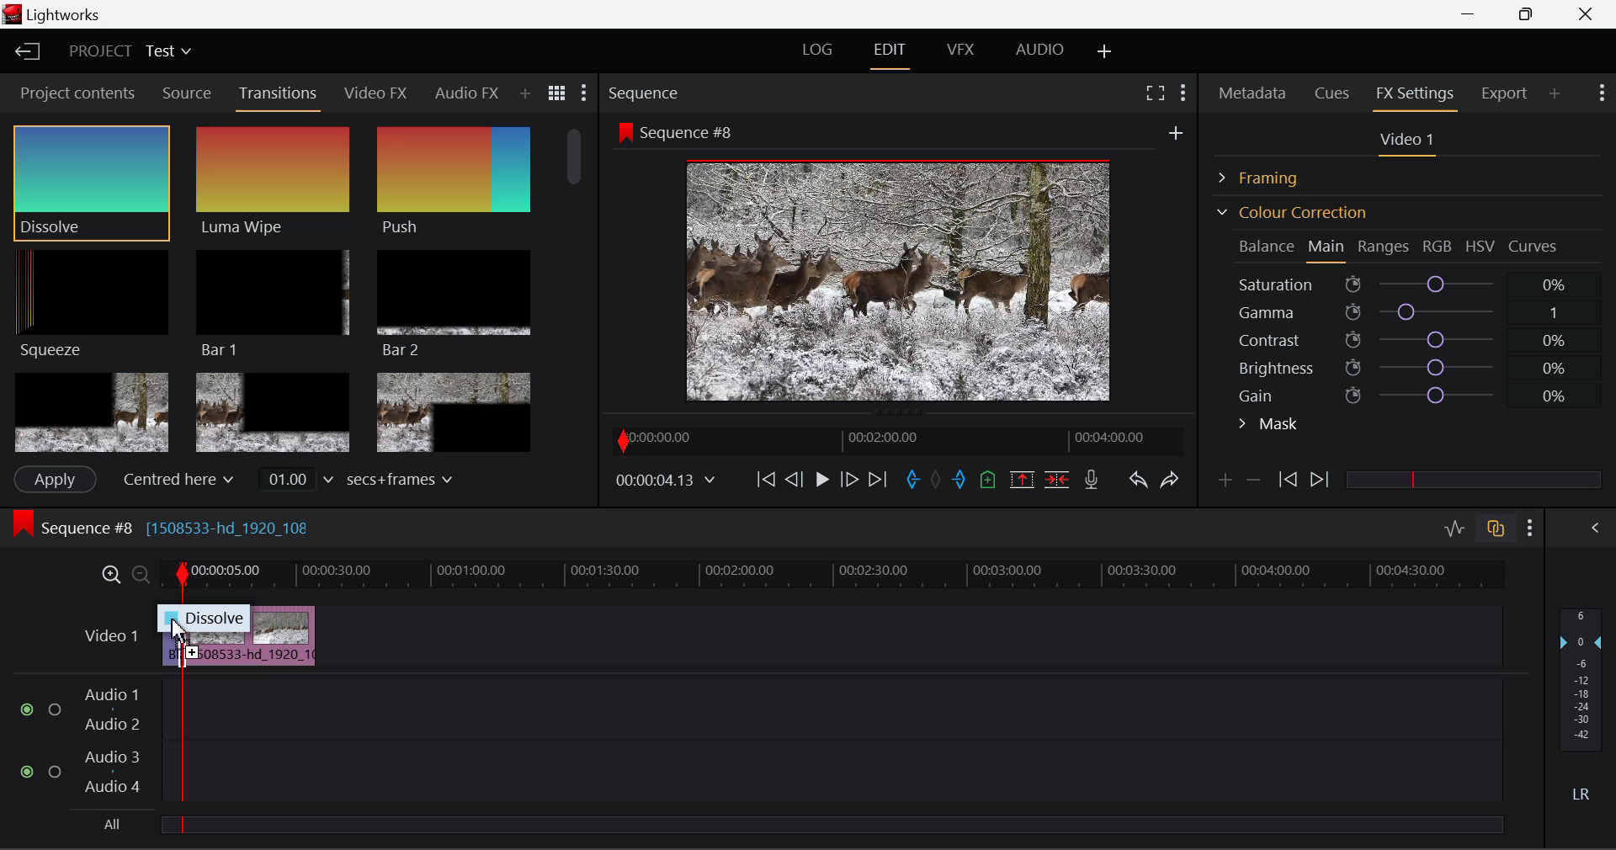  I want to click on Go Forward, so click(849, 479).